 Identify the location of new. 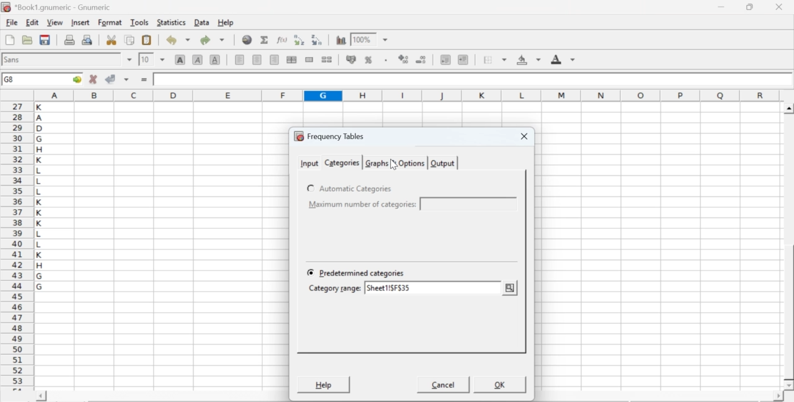
(9, 40).